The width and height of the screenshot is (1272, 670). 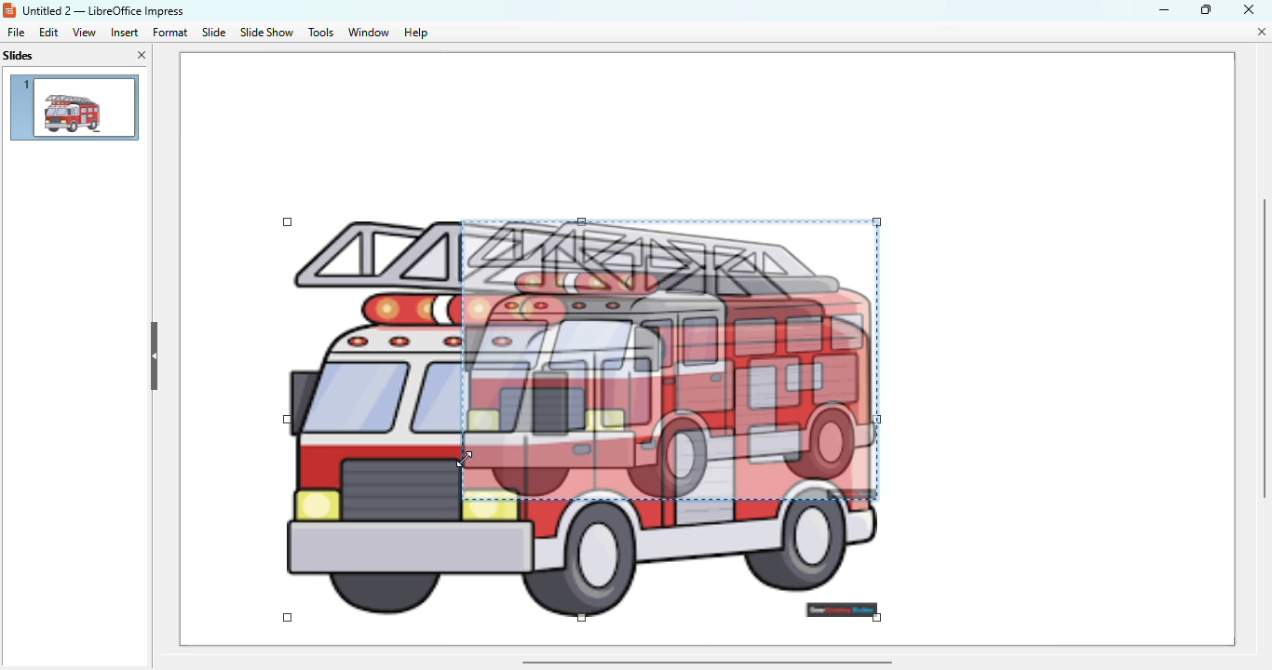 I want to click on hide, so click(x=155, y=357).